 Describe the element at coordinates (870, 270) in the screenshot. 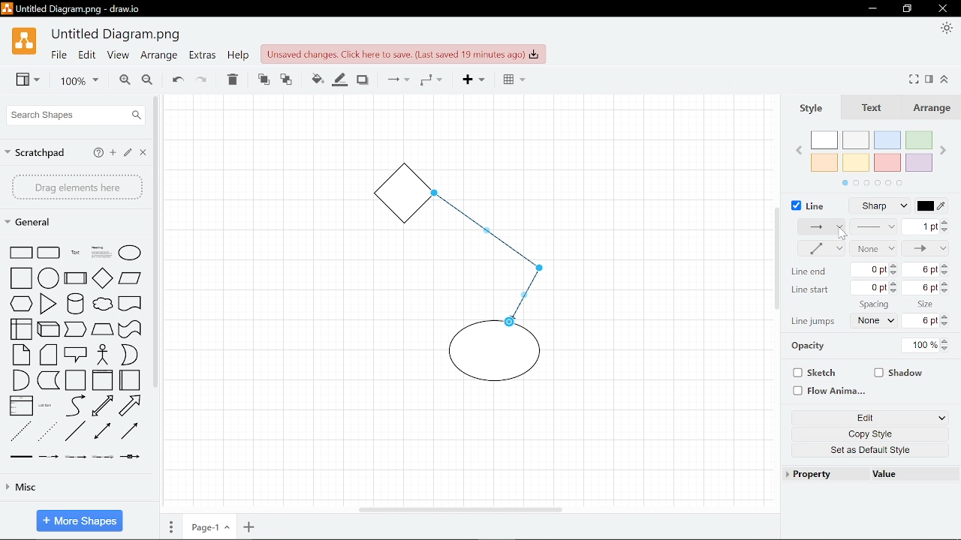

I see `Line end spacing` at that location.